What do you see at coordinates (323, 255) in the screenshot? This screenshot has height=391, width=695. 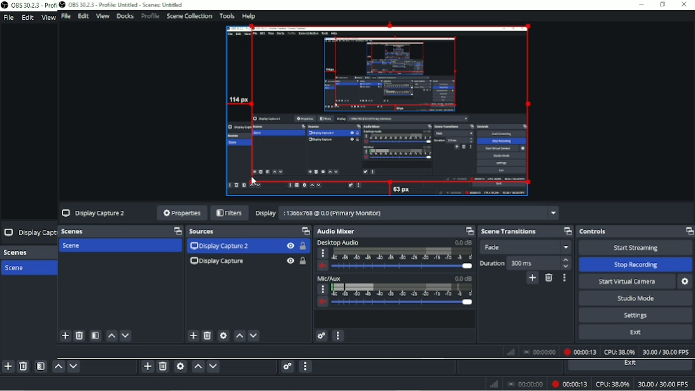 I see `more options` at bounding box center [323, 255].